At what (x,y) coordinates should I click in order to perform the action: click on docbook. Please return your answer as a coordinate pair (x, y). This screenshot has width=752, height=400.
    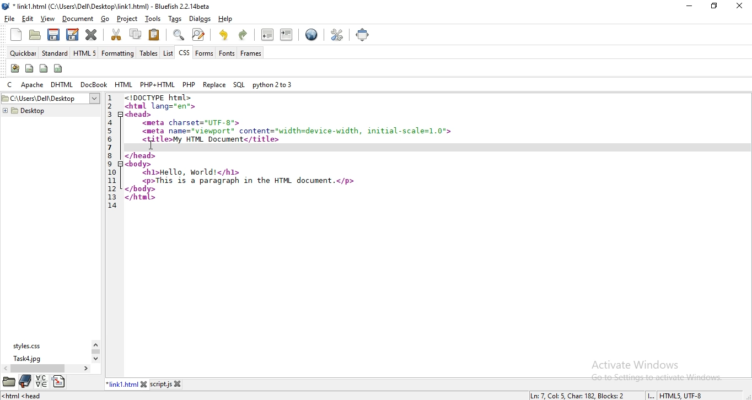
    Looking at the image, I should click on (93, 84).